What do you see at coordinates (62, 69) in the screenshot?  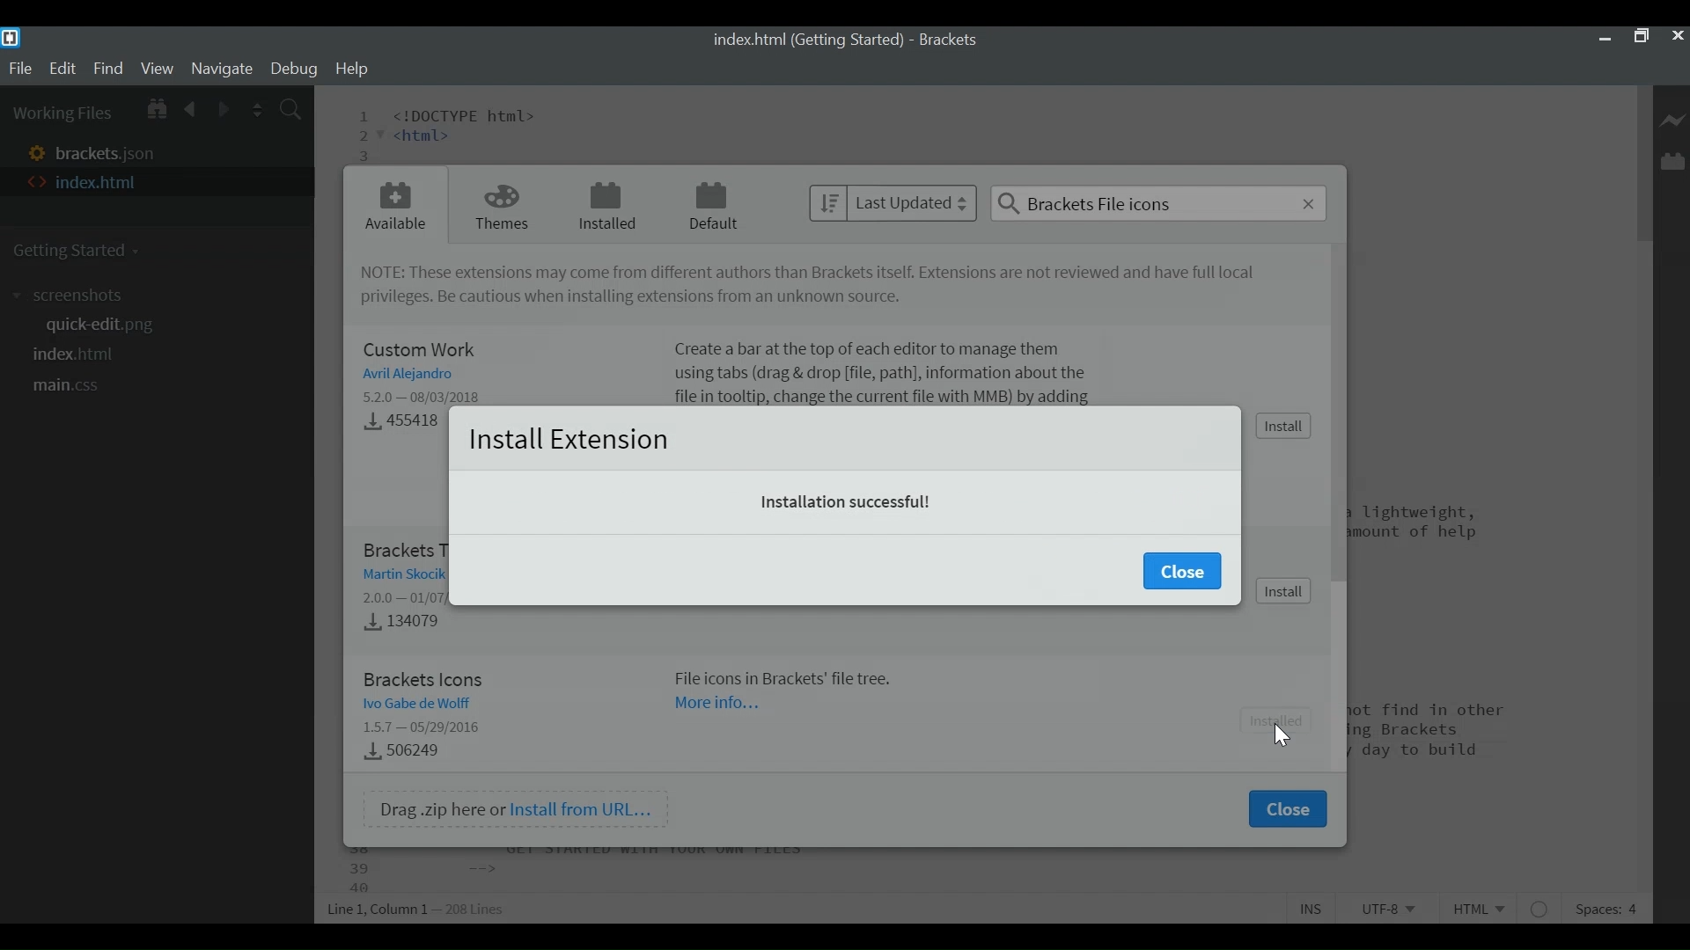 I see `Edit` at bounding box center [62, 69].